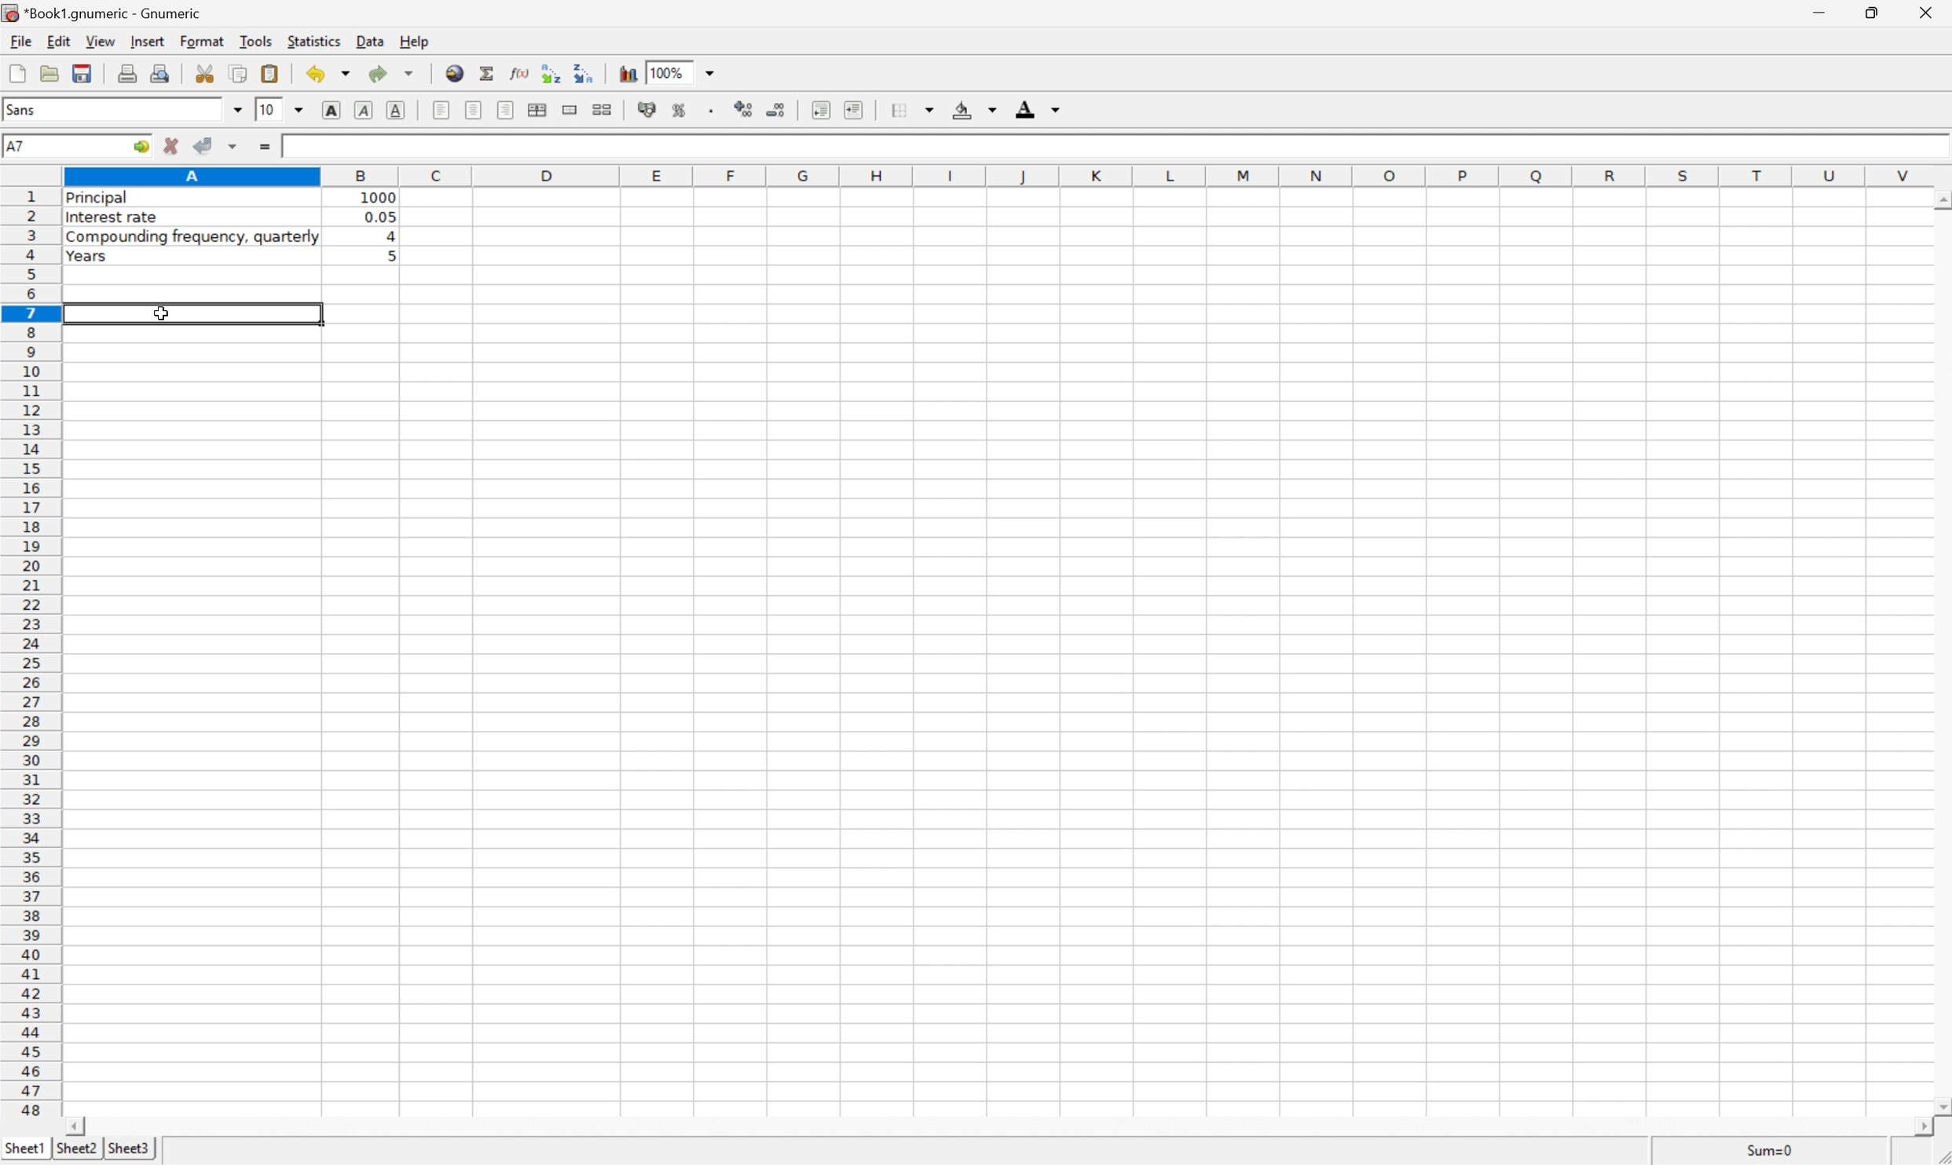 Image resolution: width=1952 pixels, height=1165 pixels. I want to click on save current workbook, so click(86, 73).